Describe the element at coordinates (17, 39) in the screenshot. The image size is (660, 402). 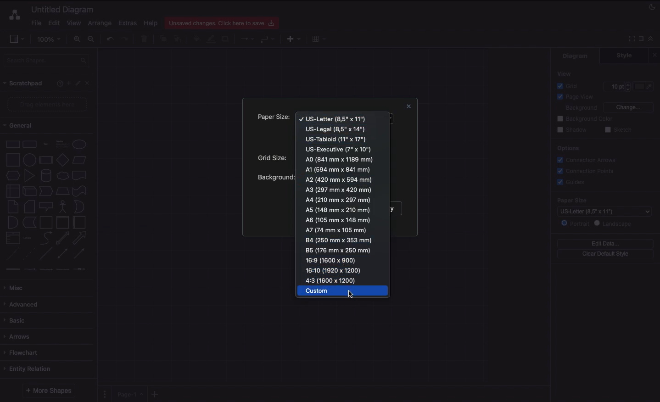
I see `Sidebar ` at that location.